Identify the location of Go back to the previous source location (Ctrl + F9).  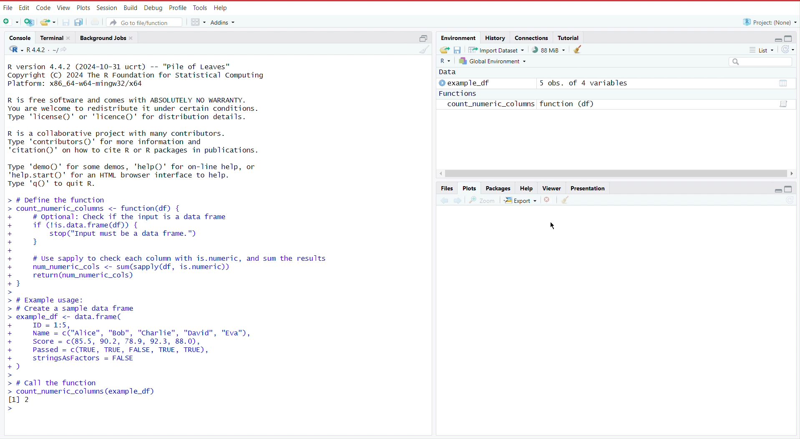
(444, 199).